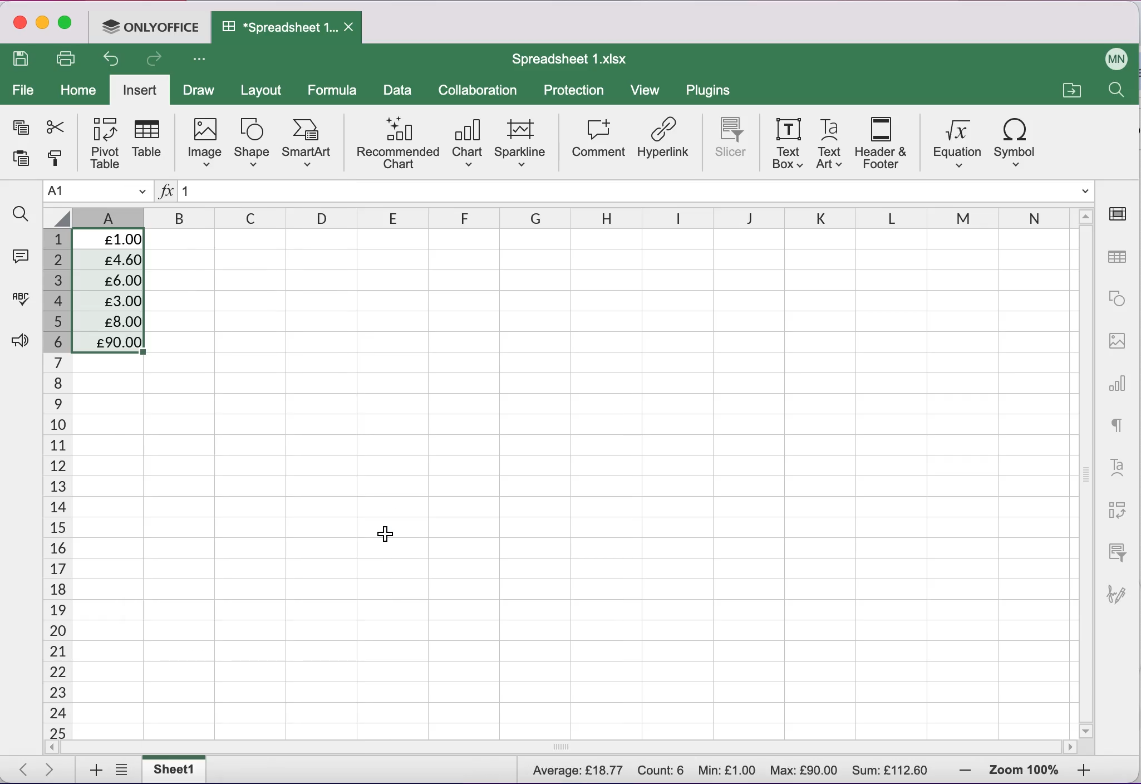  I want to click on £8.00, so click(121, 320).